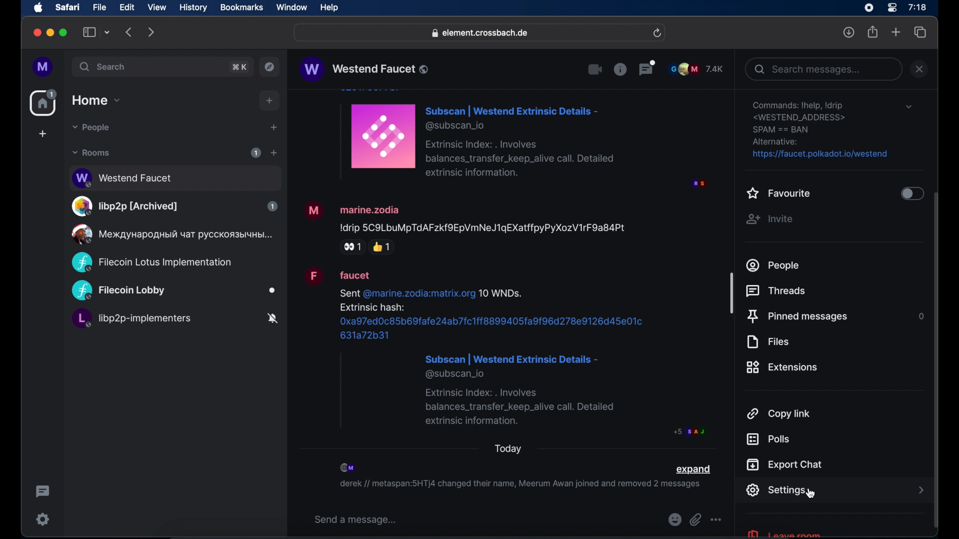  What do you see at coordinates (99, 7) in the screenshot?
I see `file` at bounding box center [99, 7].